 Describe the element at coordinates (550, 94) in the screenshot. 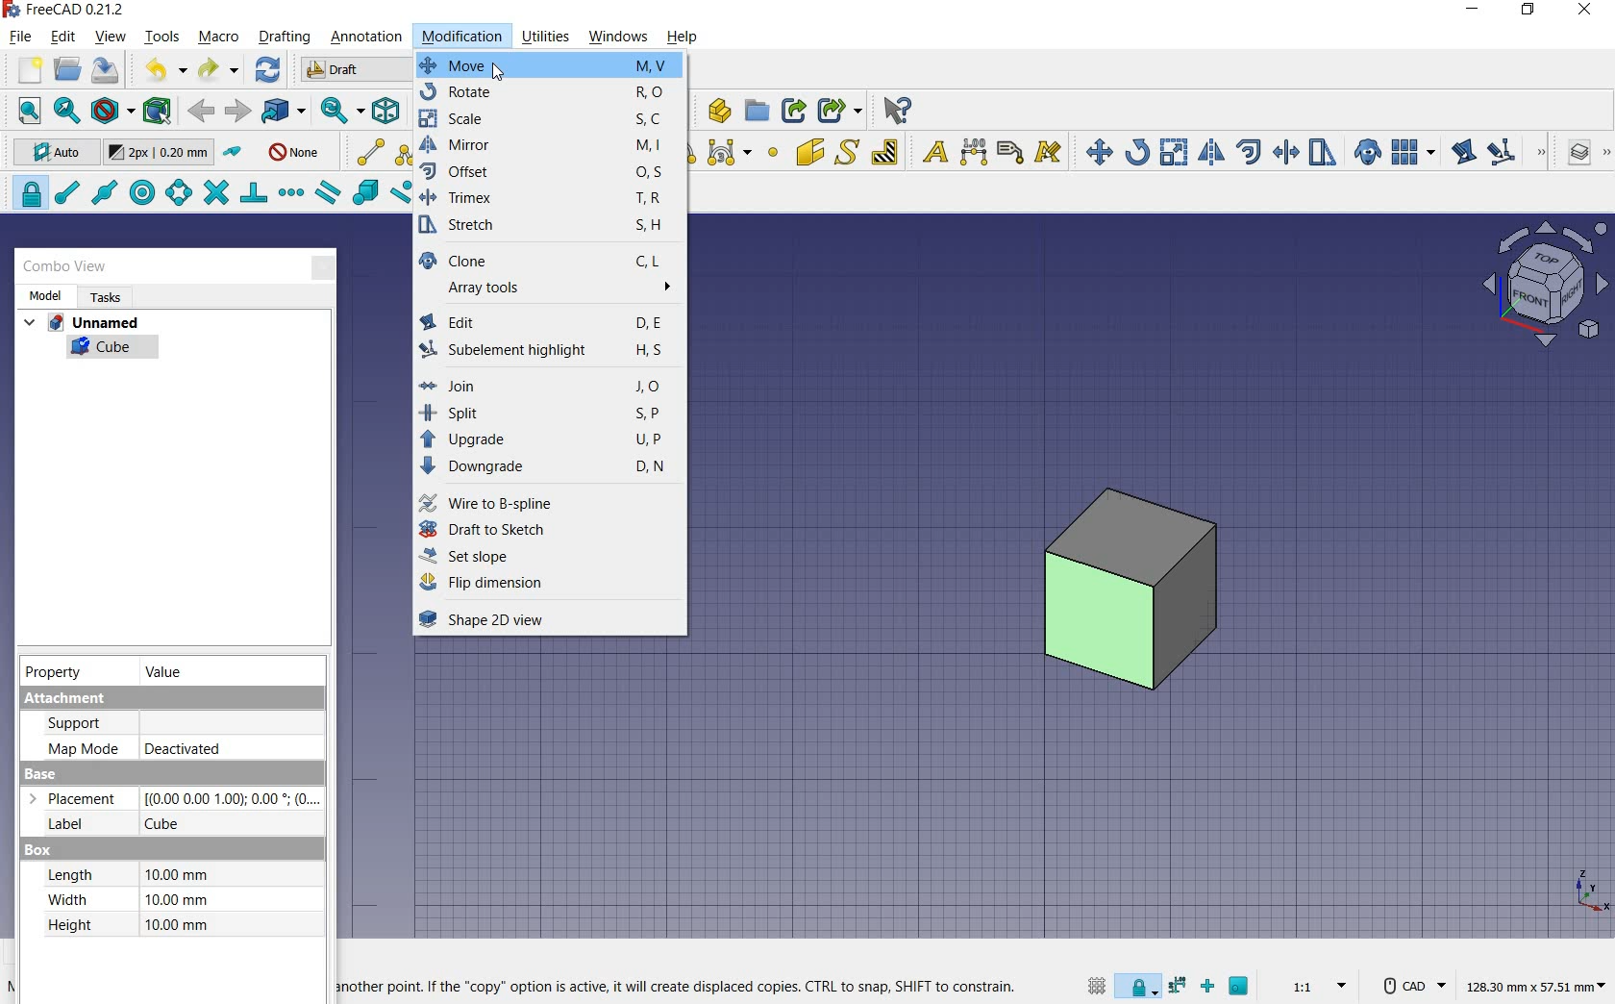

I see `rotate` at that location.